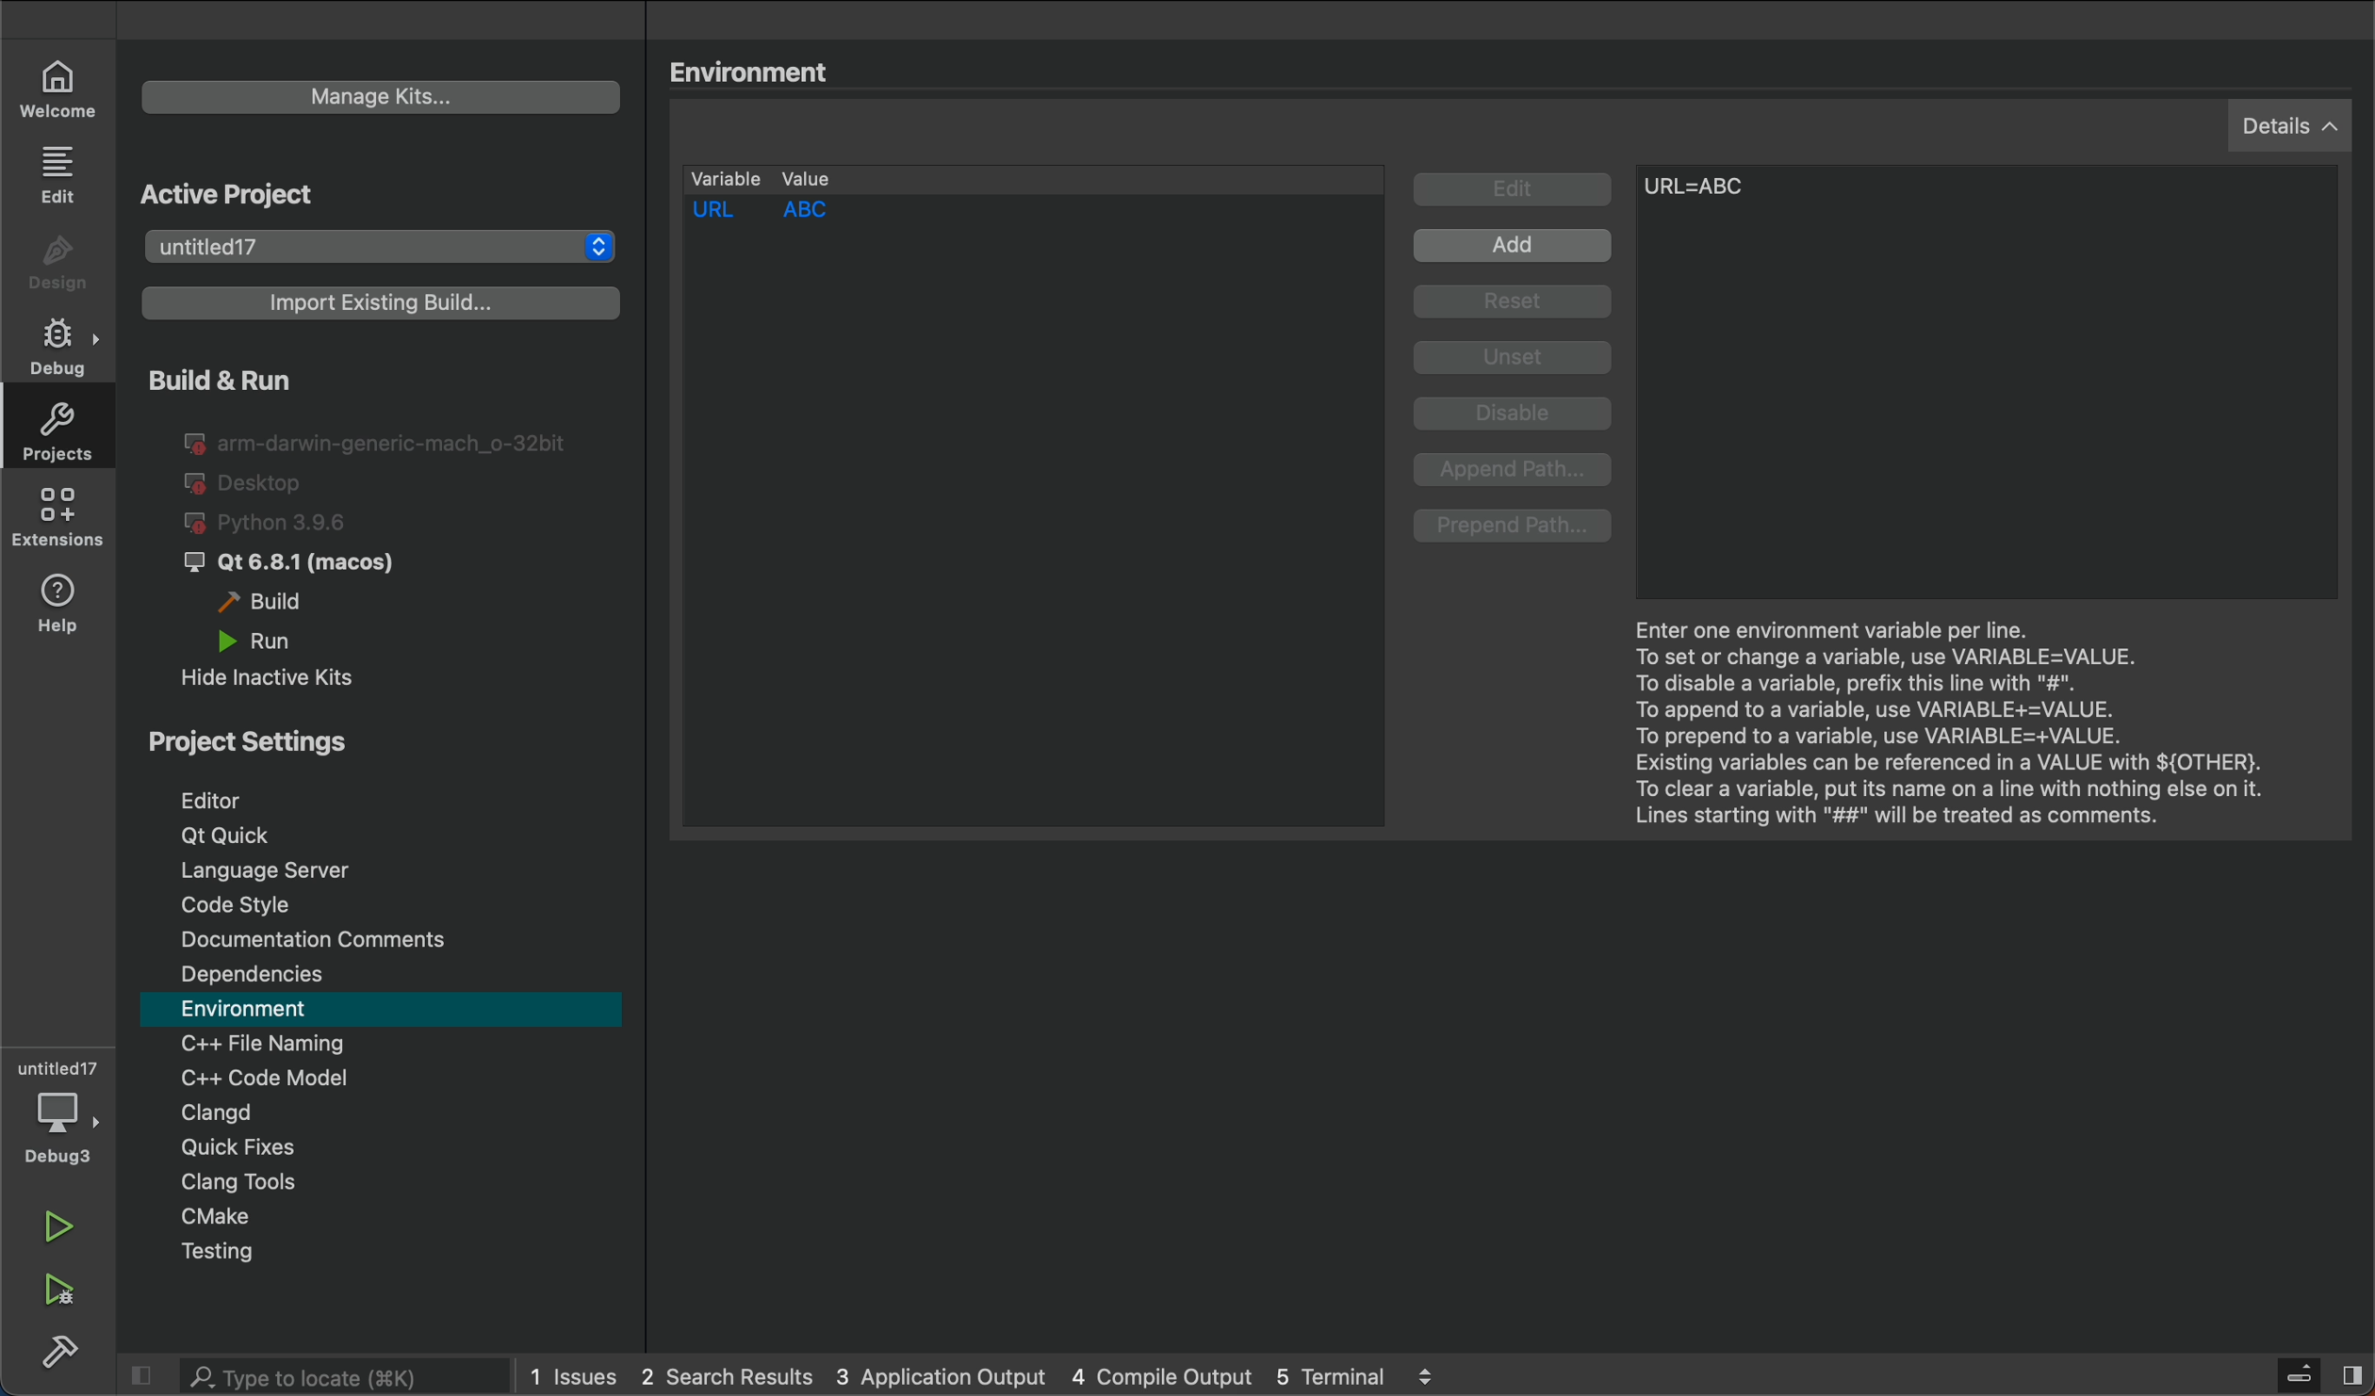 The height and width of the screenshot is (1396, 2375). I want to click on Project Settings, so click(370, 737).